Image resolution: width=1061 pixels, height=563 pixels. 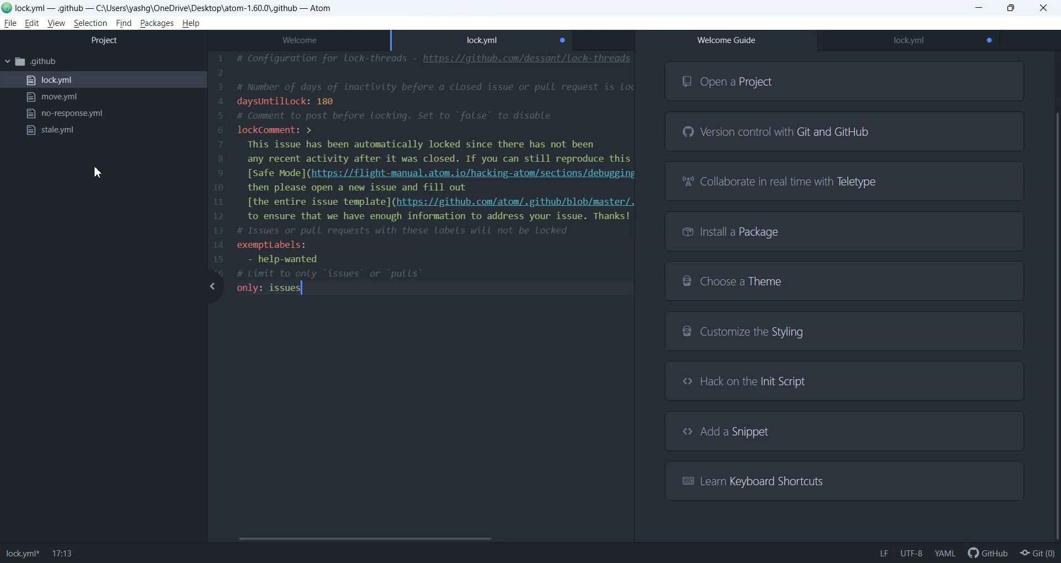 I want to click on Choose a Theme, so click(x=843, y=280).